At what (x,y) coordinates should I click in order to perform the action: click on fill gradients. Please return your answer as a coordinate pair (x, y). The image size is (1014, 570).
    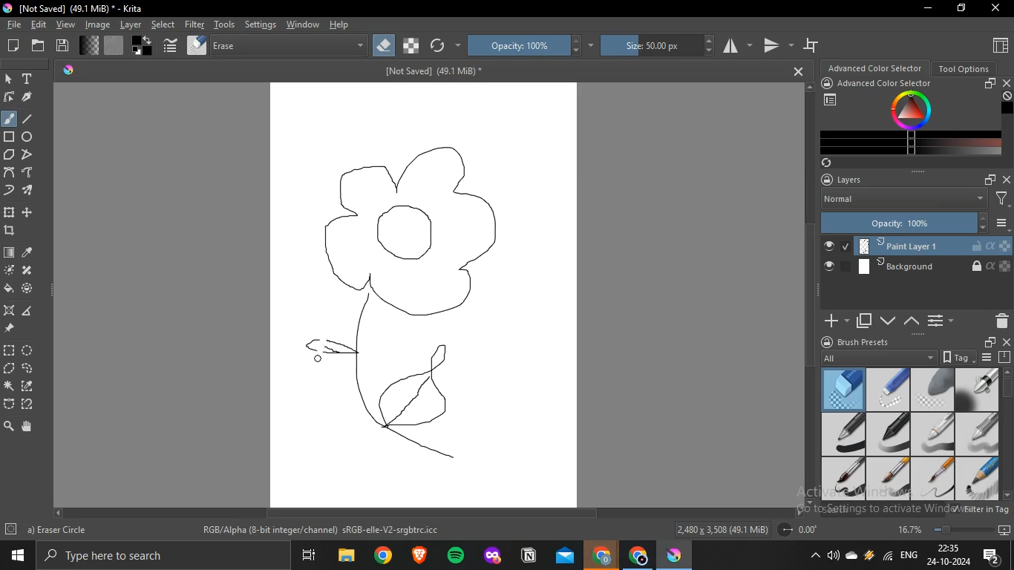
    Looking at the image, I should click on (91, 46).